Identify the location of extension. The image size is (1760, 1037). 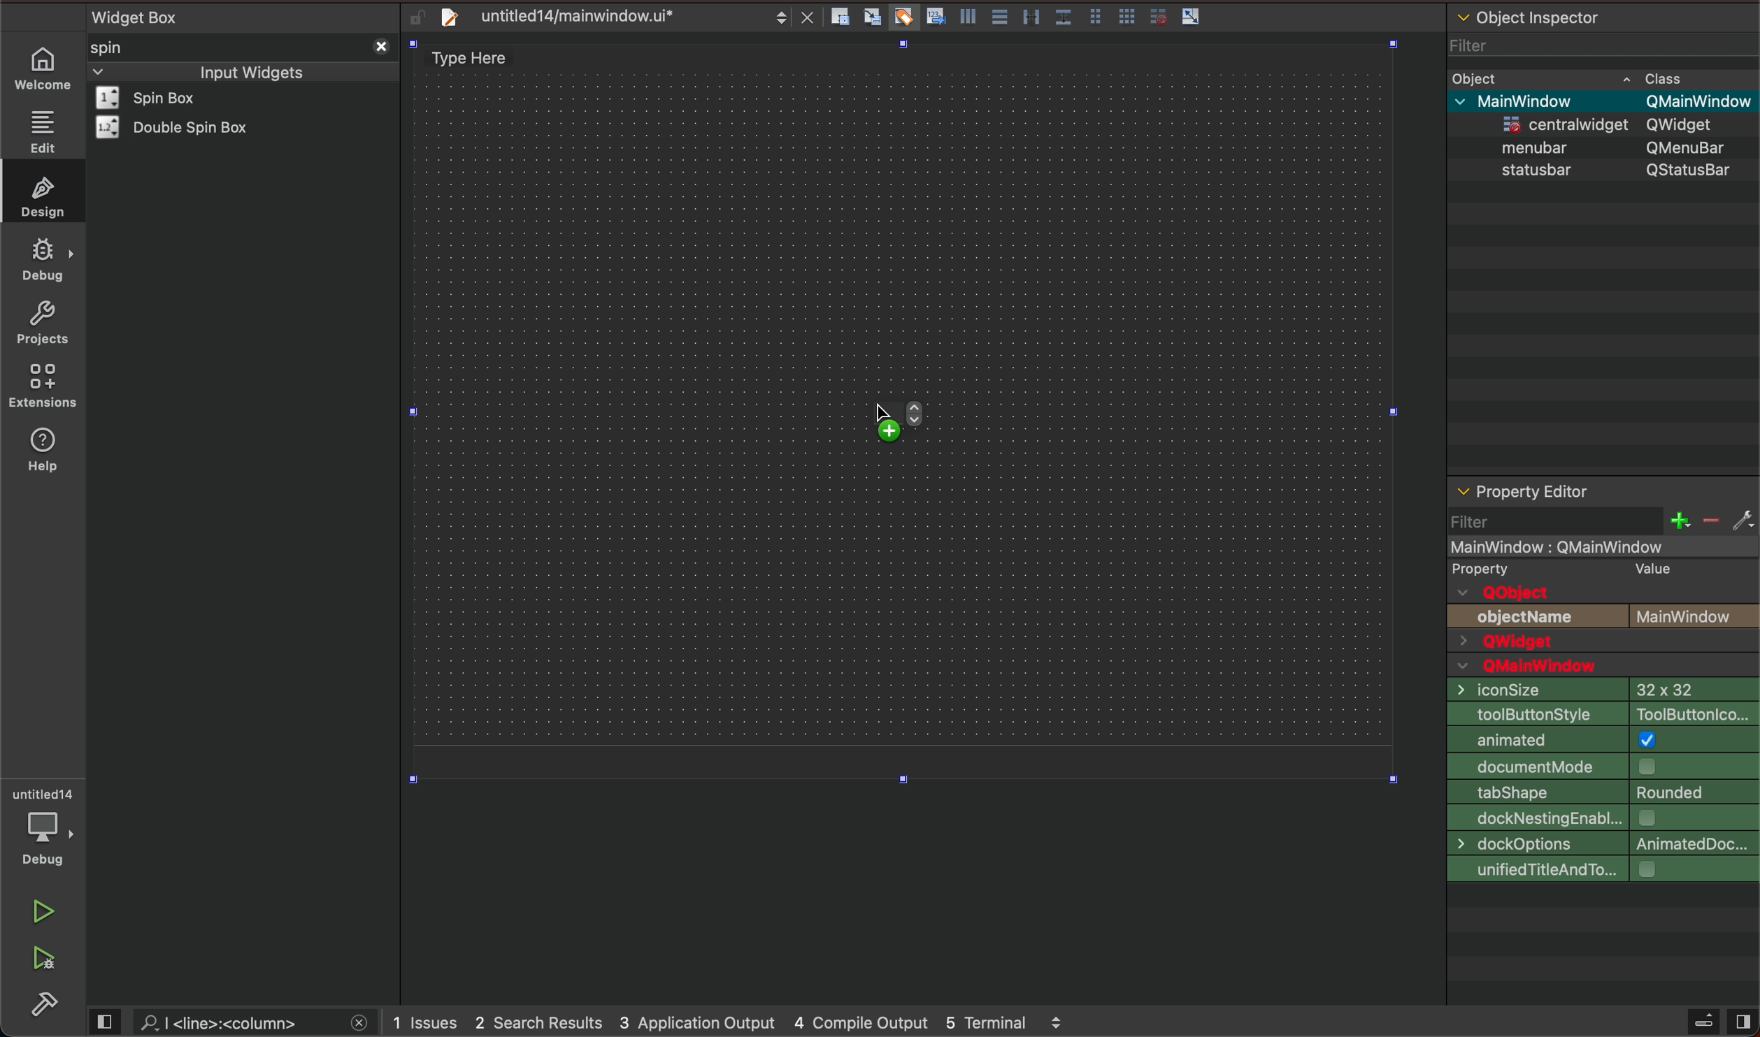
(43, 386).